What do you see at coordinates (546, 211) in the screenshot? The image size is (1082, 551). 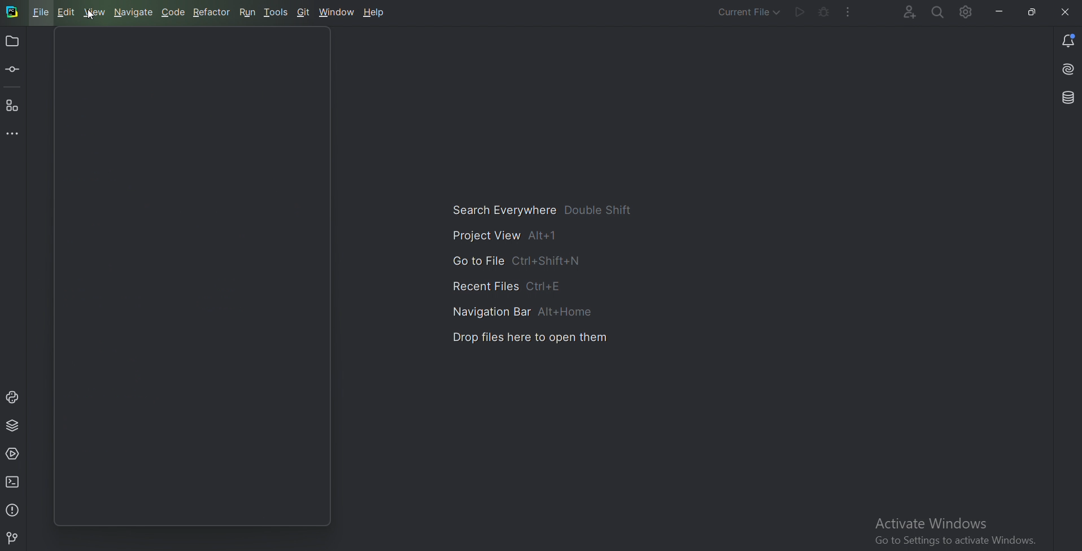 I see `Search Everywhere` at bounding box center [546, 211].